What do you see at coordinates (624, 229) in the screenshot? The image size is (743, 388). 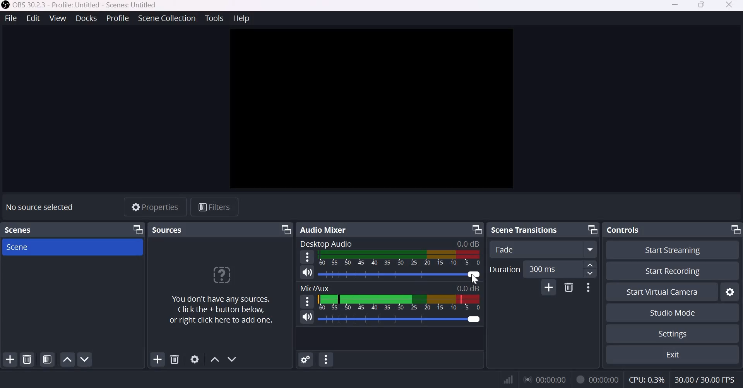 I see `Controls` at bounding box center [624, 229].